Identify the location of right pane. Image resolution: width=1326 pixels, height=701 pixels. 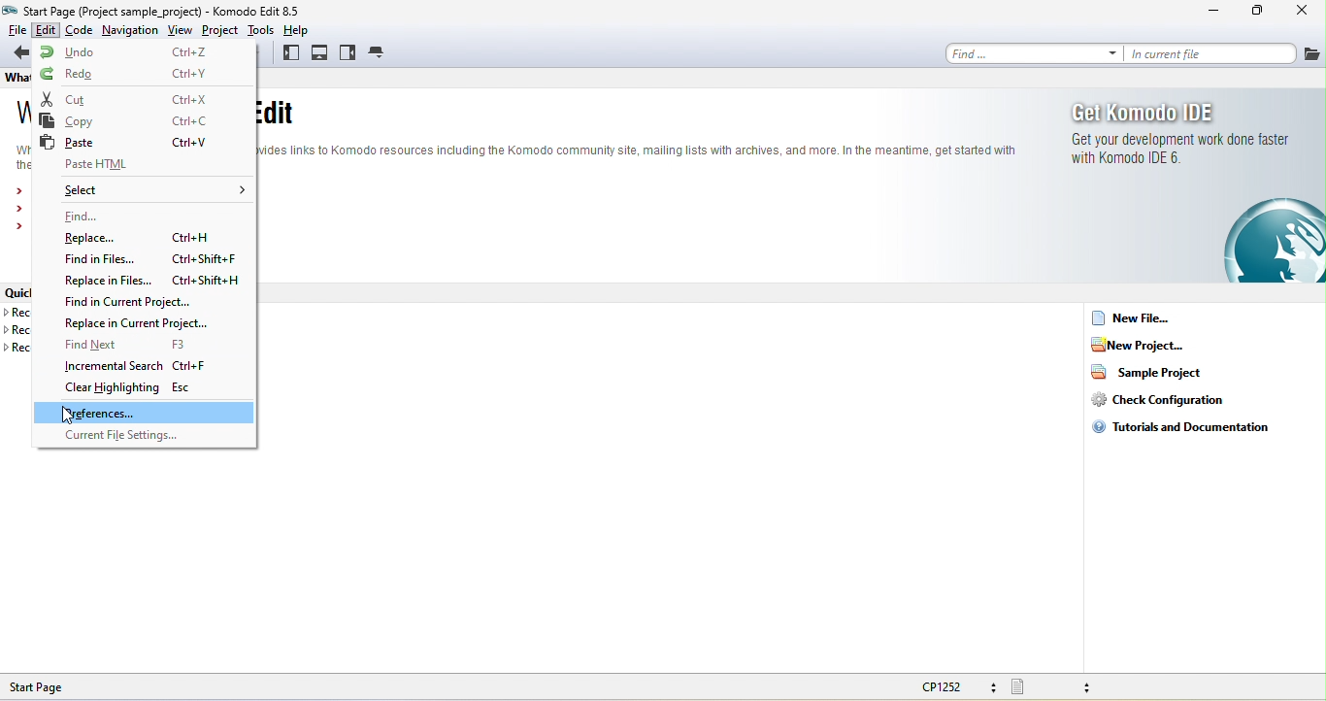
(348, 53).